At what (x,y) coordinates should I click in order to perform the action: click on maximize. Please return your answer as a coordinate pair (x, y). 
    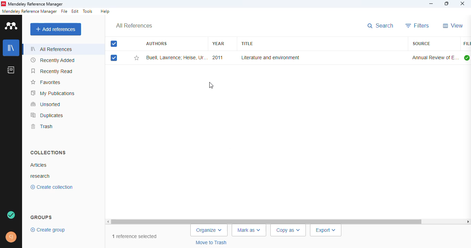
    Looking at the image, I should click on (447, 3).